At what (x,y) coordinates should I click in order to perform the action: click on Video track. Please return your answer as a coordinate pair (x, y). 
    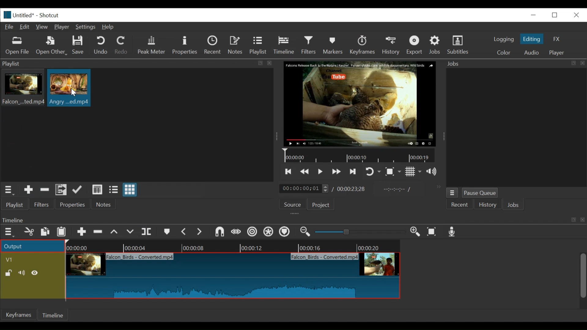
    Looking at the image, I should click on (33, 259).